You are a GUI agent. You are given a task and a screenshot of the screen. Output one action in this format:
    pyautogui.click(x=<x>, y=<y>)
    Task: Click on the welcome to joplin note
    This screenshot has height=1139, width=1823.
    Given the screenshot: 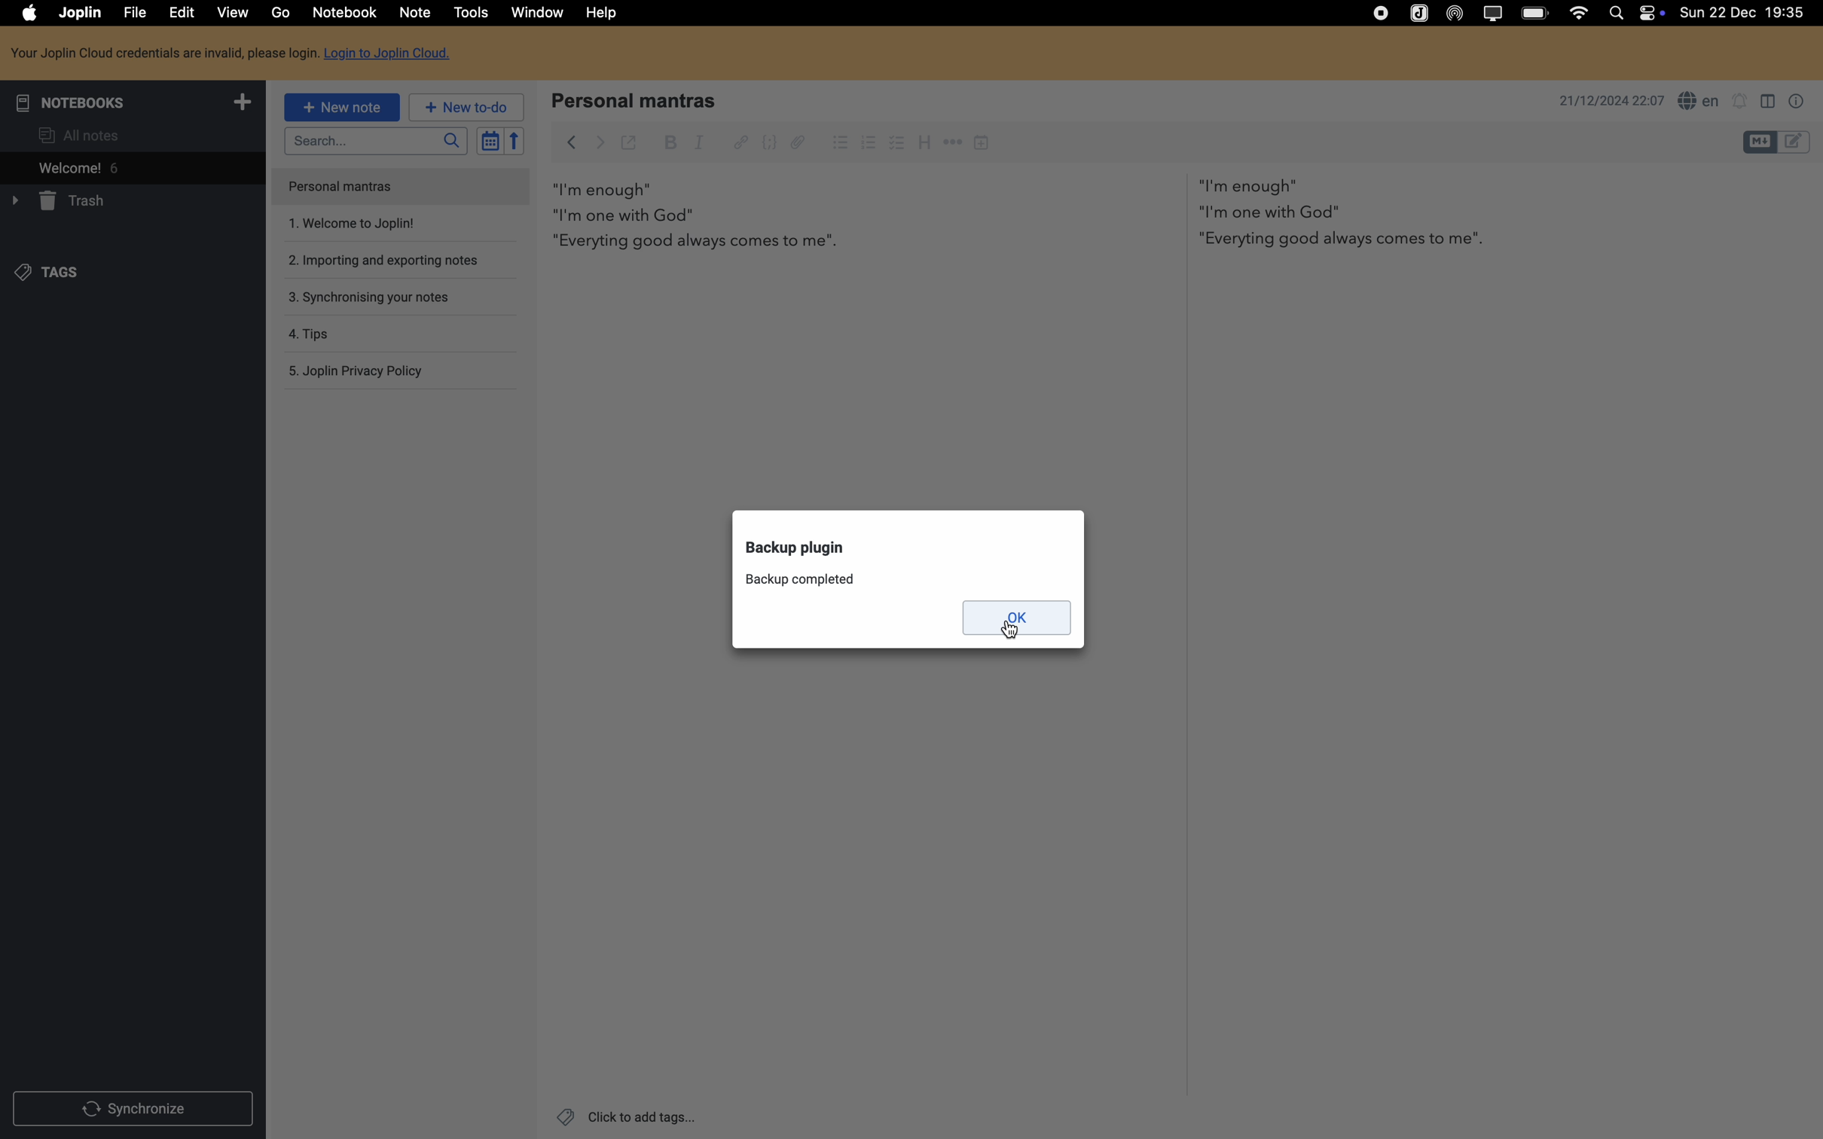 What is the action you would take?
    pyautogui.click(x=361, y=225)
    